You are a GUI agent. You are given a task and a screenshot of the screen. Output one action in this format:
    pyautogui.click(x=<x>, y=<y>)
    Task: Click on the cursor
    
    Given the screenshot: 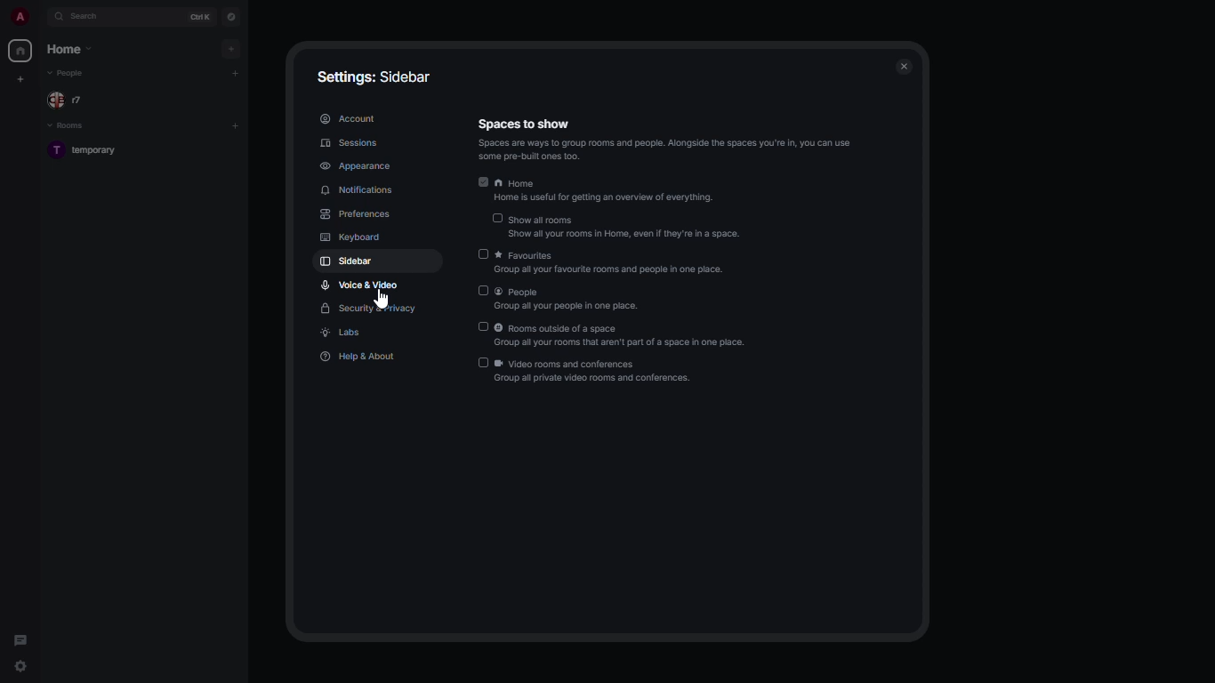 What is the action you would take?
    pyautogui.click(x=381, y=298)
    